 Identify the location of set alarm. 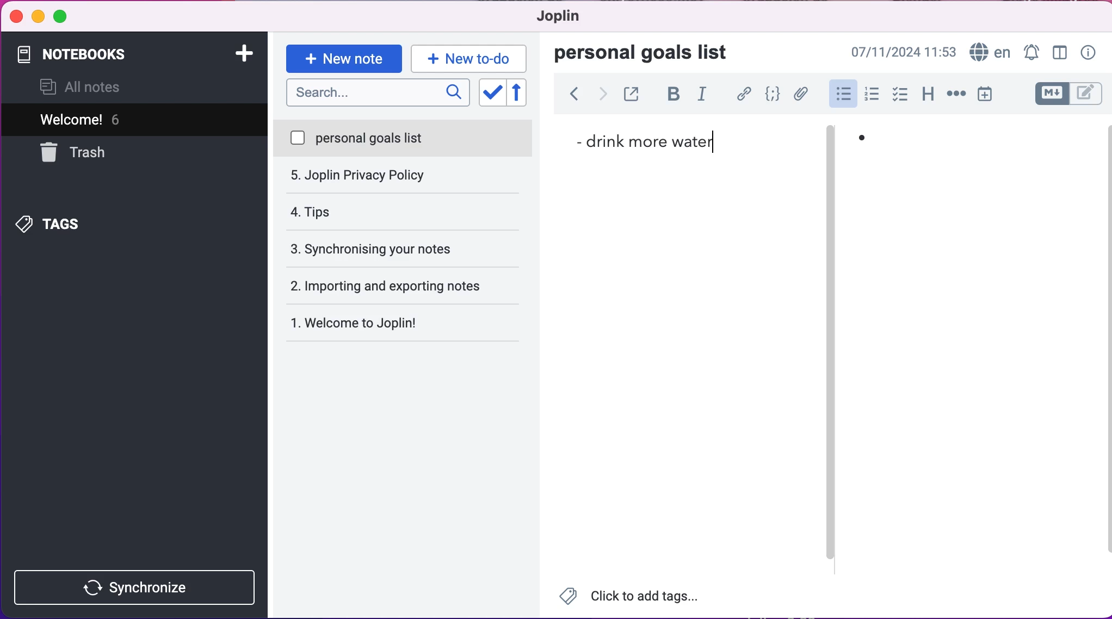
(1029, 51).